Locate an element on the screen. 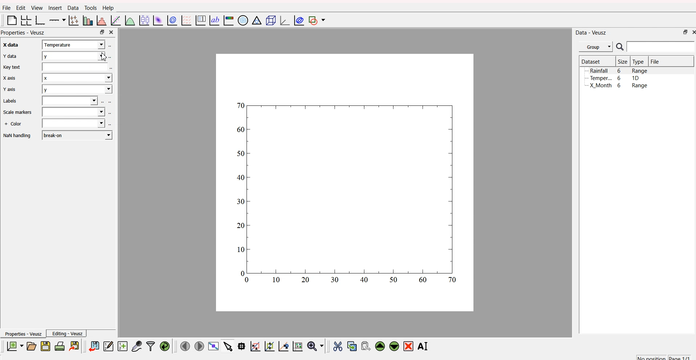 The width and height of the screenshot is (696, 360). close is located at coordinates (692, 33).